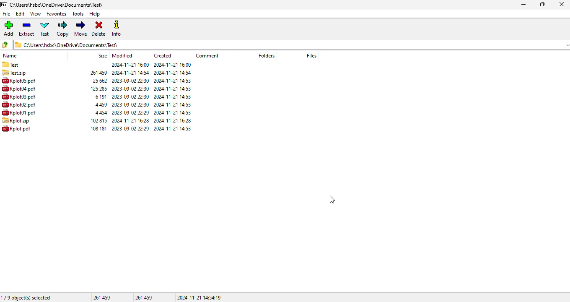 The image size is (570, 302). What do you see at coordinates (131, 89) in the screenshot?
I see `modified date & time` at bounding box center [131, 89].